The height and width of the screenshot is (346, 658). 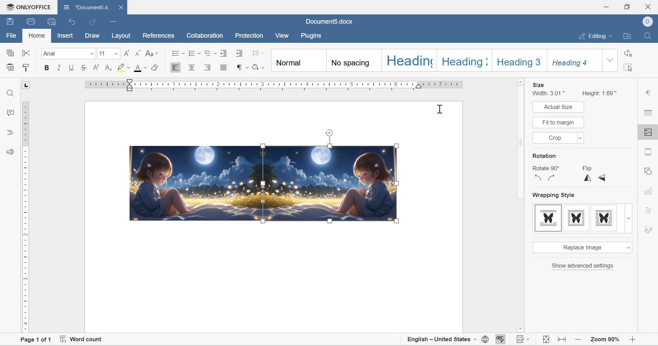 I want to click on english - united states, so click(x=441, y=339).